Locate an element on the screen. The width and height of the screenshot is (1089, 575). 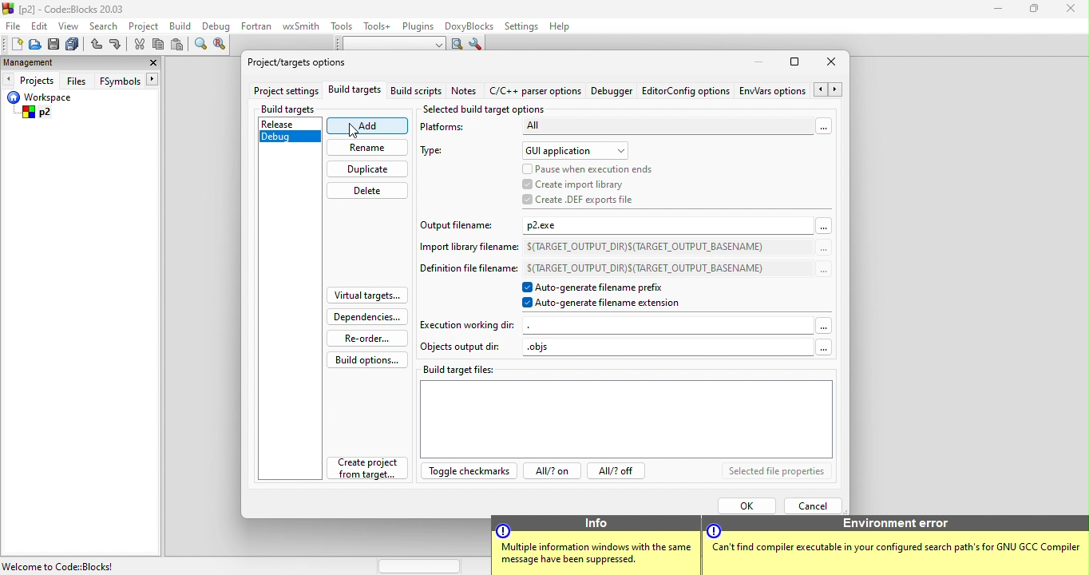
edit is located at coordinates (42, 25).